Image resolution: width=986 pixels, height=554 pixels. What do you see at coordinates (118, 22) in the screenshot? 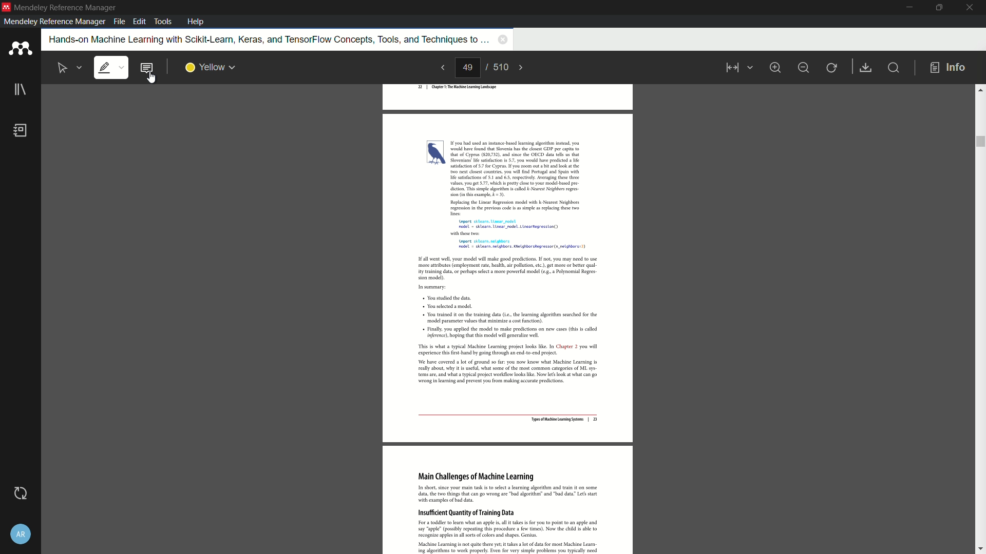
I see `file menu` at bounding box center [118, 22].